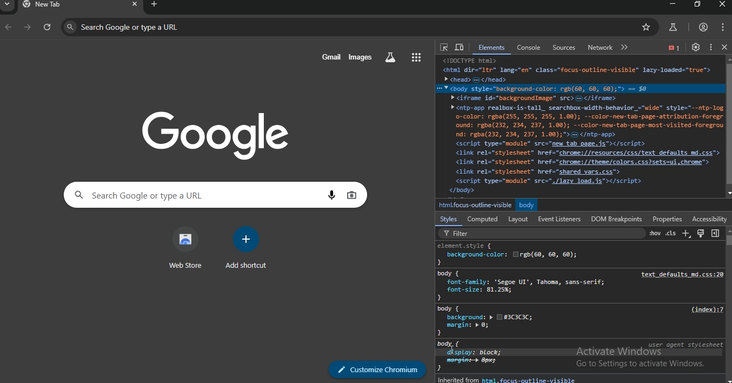 The height and width of the screenshot is (383, 732). What do you see at coordinates (655, 235) in the screenshot?
I see `toggle element state` at bounding box center [655, 235].